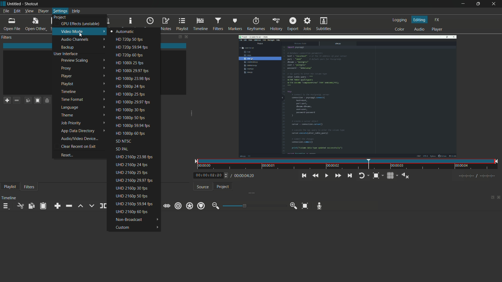 The image size is (502, 282). What do you see at coordinates (79, 31) in the screenshot?
I see `video mode` at bounding box center [79, 31].